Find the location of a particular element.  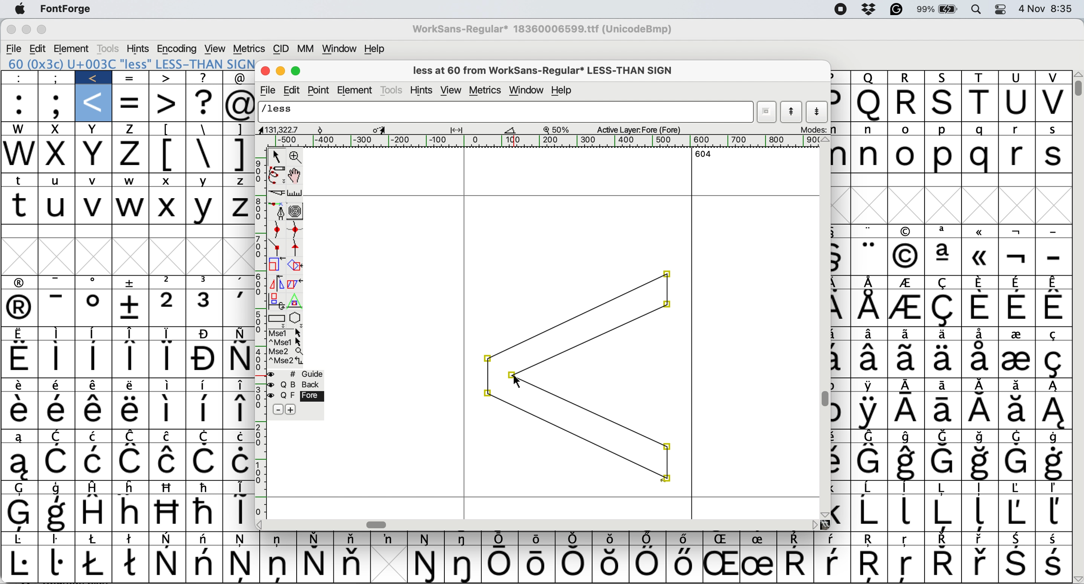

Symbol is located at coordinates (722, 539).